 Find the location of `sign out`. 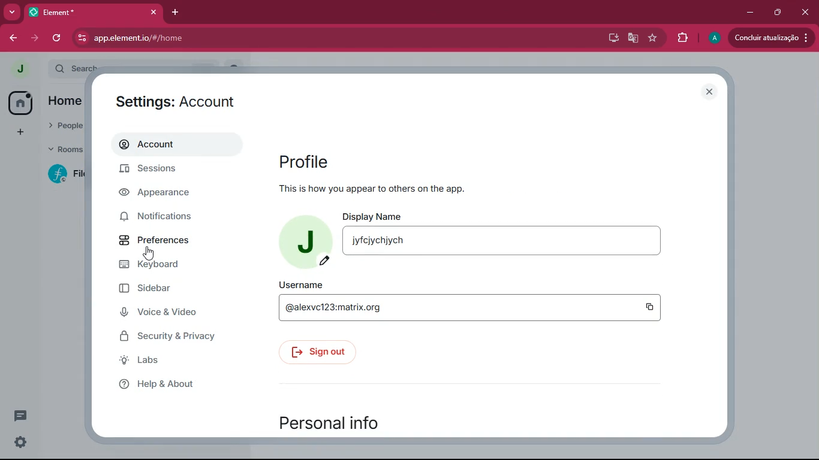

sign out is located at coordinates (317, 352).